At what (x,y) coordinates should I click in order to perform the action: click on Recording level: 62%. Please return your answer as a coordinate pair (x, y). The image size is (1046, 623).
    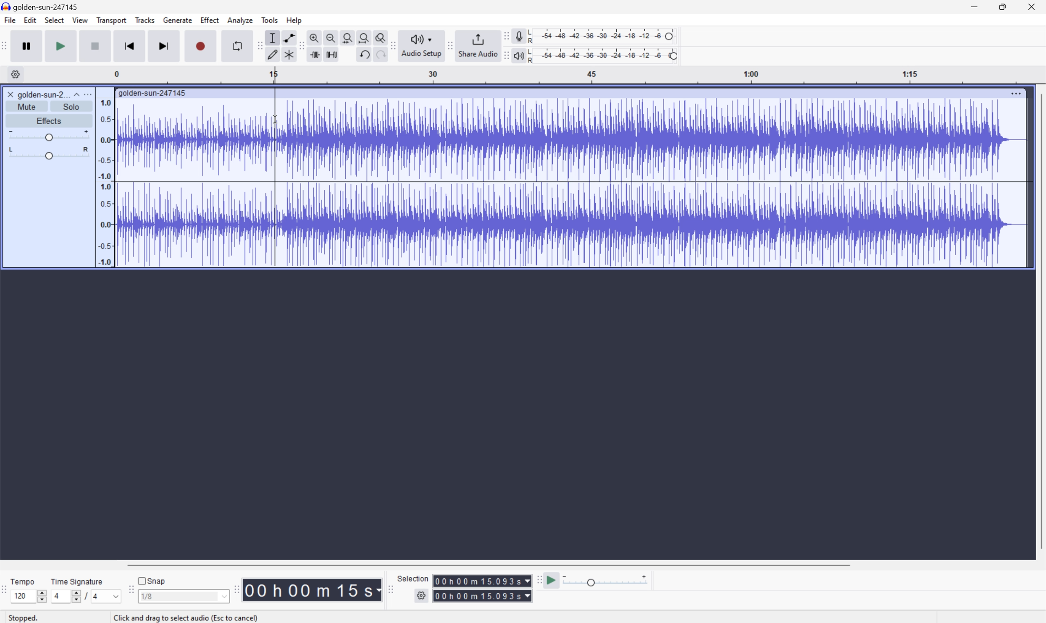
    Looking at the image, I should click on (604, 35).